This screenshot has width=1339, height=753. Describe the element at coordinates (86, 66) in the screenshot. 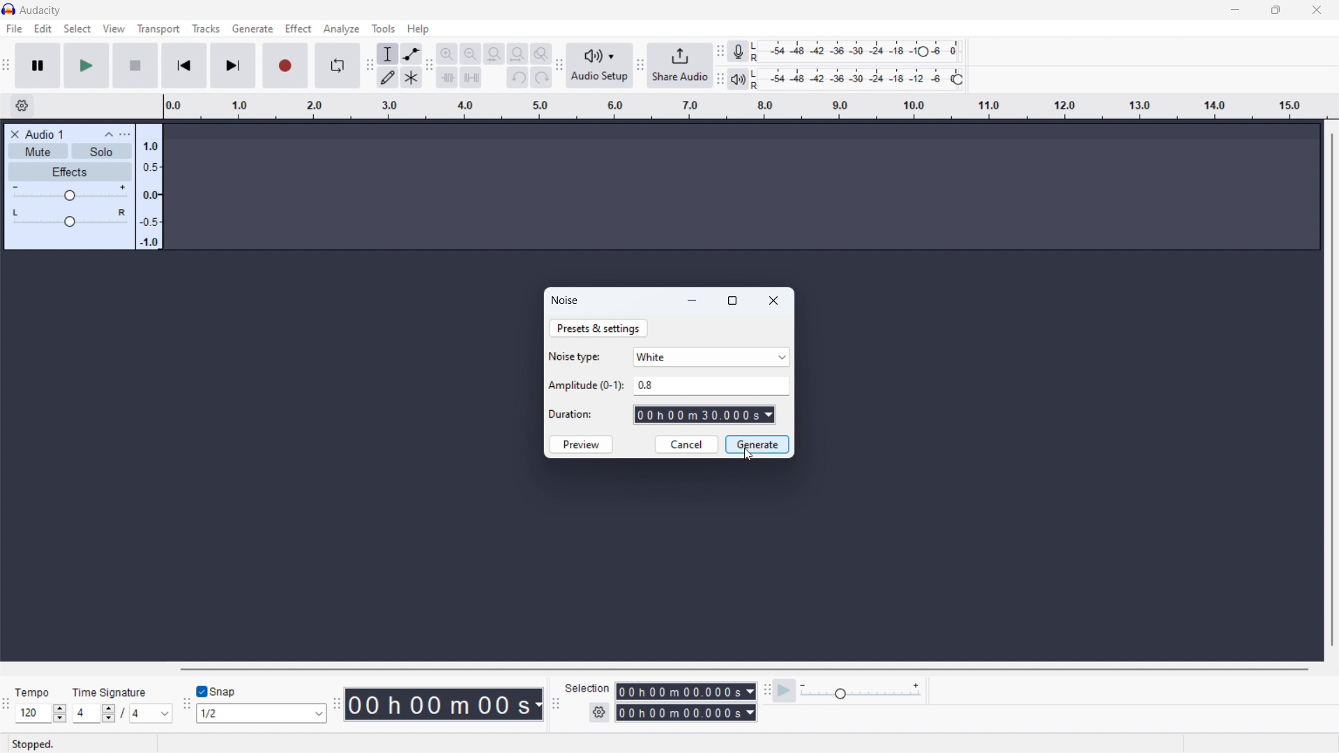

I see `play` at that location.